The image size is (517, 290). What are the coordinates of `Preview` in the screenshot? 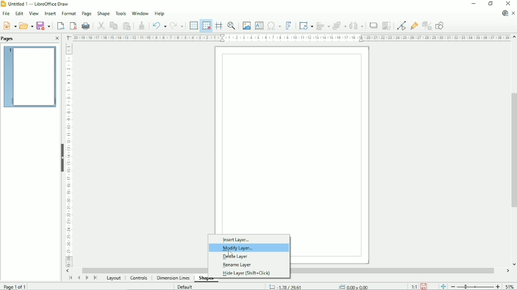 It's located at (29, 77).